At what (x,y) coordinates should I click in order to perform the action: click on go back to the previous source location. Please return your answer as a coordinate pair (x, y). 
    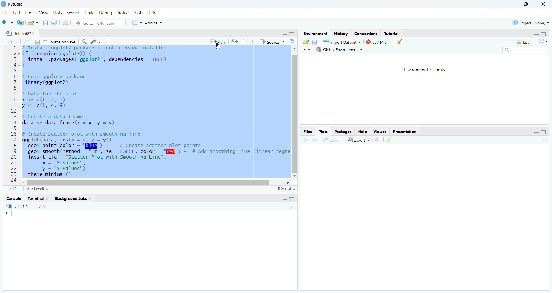
    Looking at the image, I should click on (9, 41).